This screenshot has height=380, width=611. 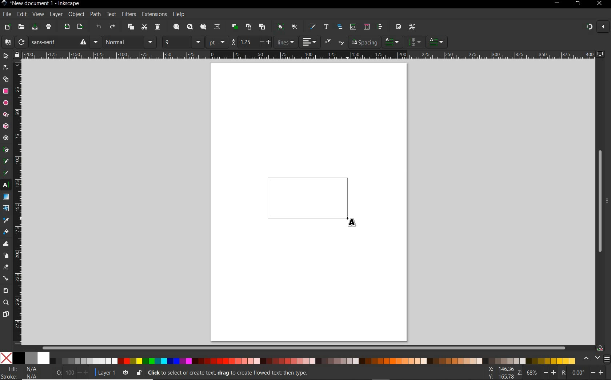 What do you see at coordinates (607, 359) in the screenshot?
I see `menu` at bounding box center [607, 359].